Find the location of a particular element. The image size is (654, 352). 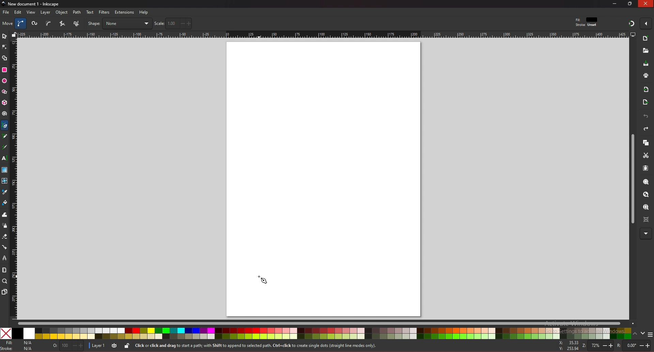

b spline path is located at coordinates (48, 23).